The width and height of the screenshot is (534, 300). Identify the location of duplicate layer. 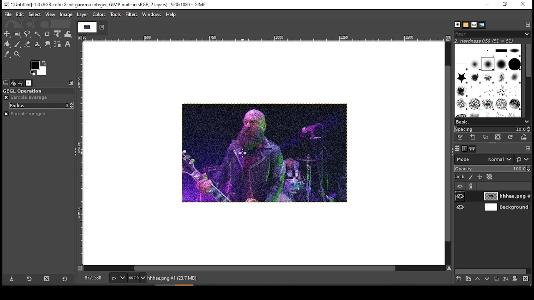
(497, 279).